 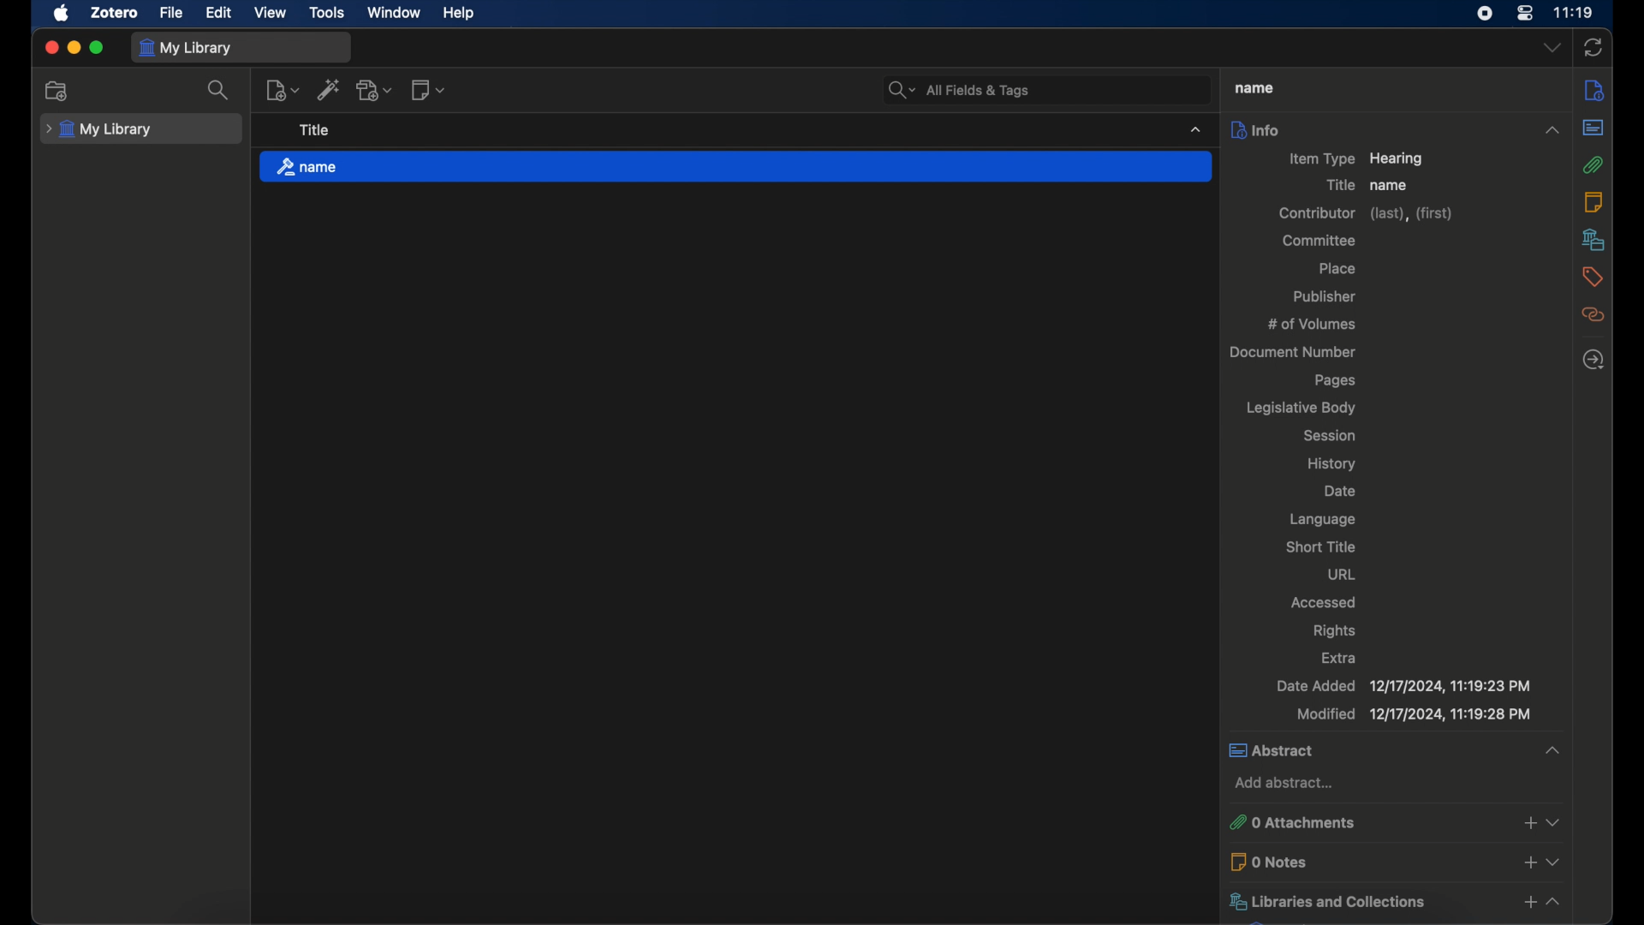 What do you see at coordinates (1312, 325) in the screenshot?
I see `no of volumes` at bounding box center [1312, 325].